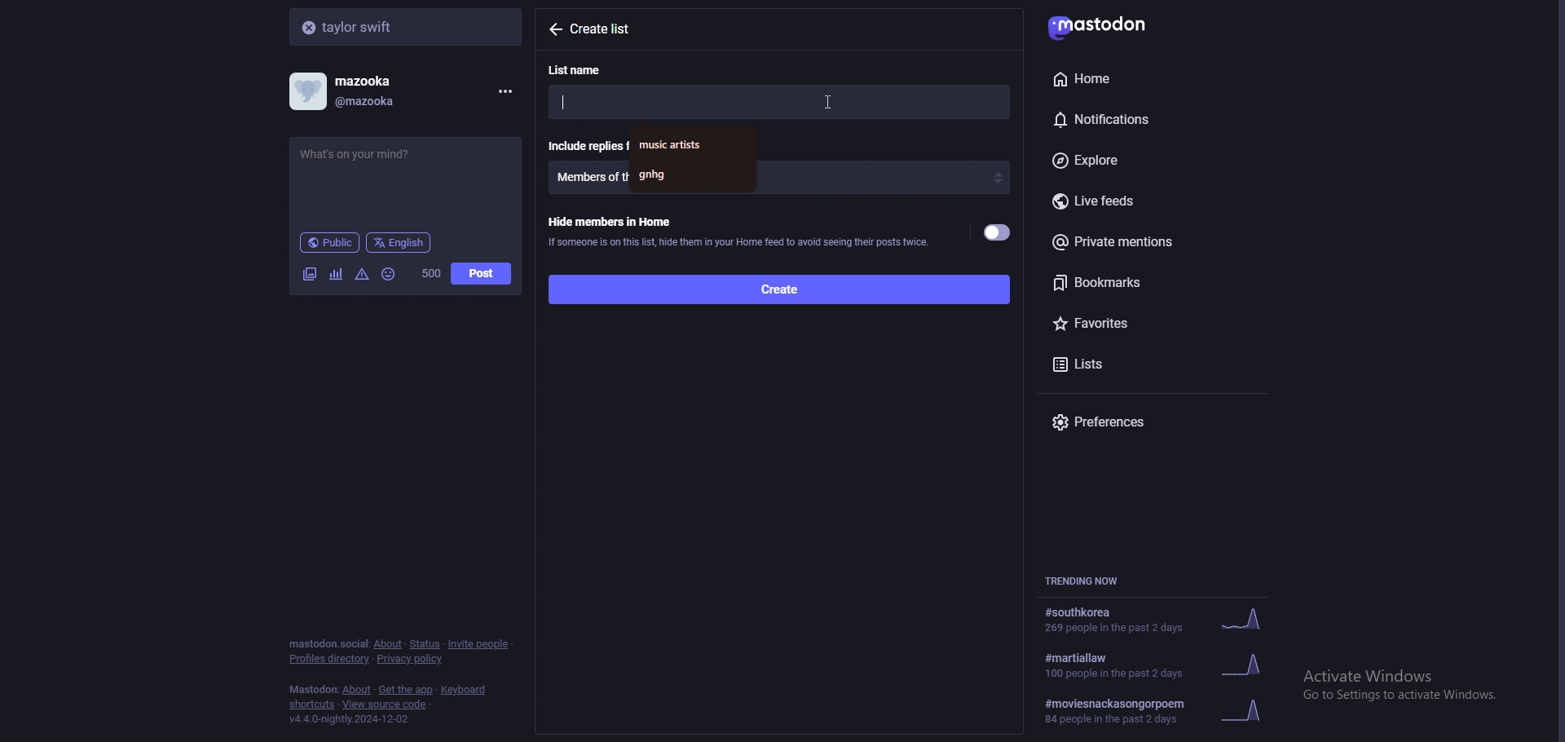  What do you see at coordinates (738, 230) in the screenshot?
I see `hide members in home` at bounding box center [738, 230].